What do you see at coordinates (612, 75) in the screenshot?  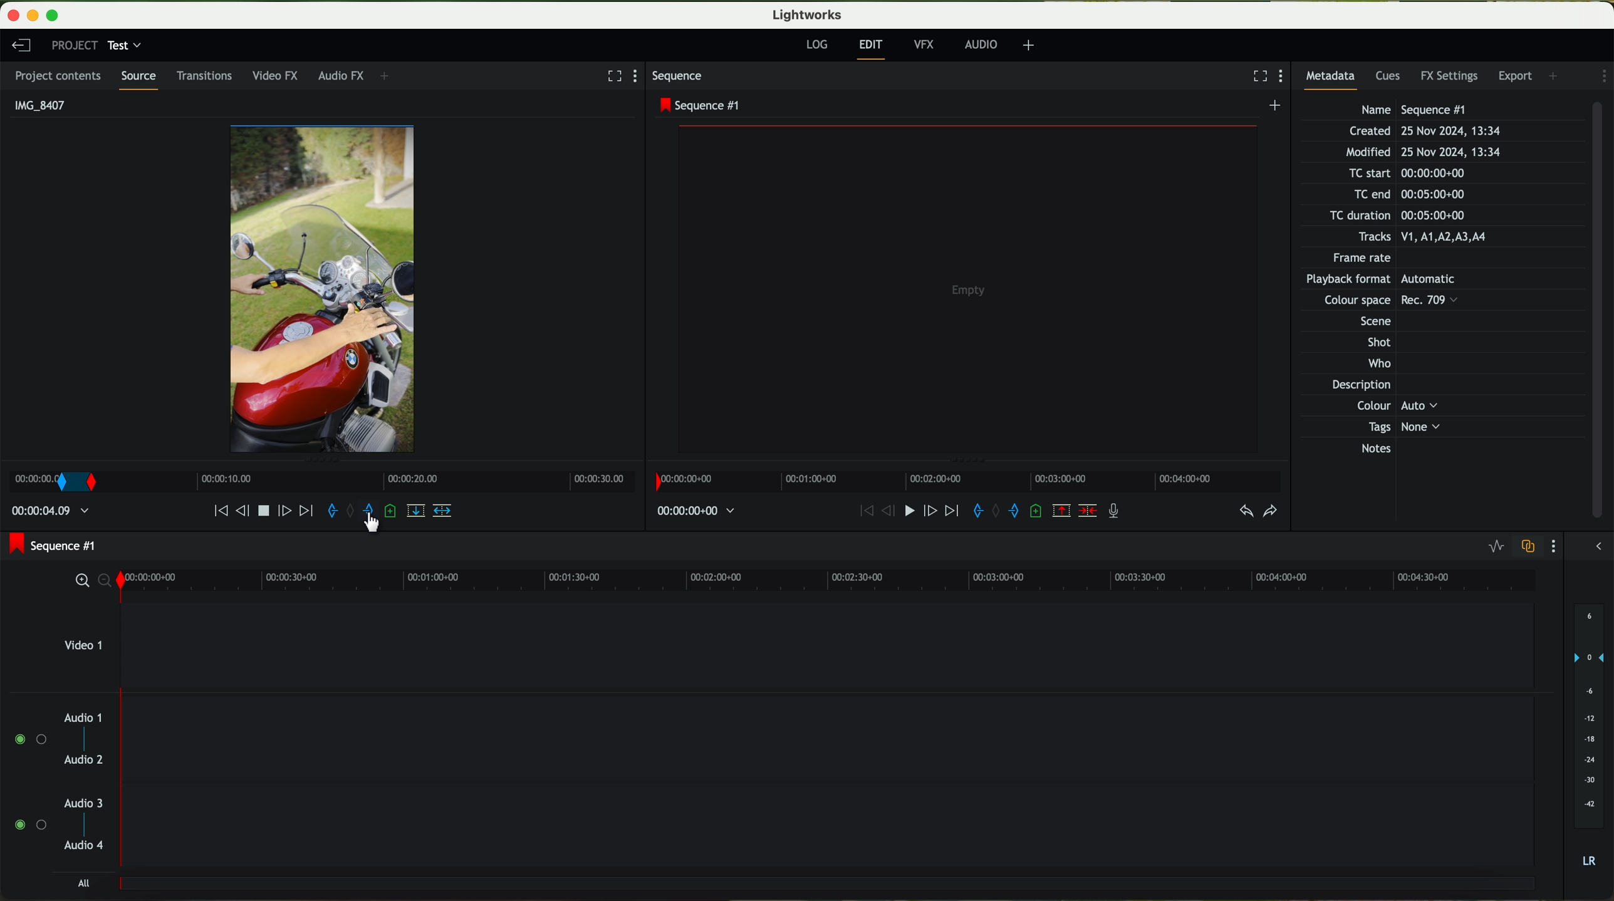 I see `fullscreen` at bounding box center [612, 75].